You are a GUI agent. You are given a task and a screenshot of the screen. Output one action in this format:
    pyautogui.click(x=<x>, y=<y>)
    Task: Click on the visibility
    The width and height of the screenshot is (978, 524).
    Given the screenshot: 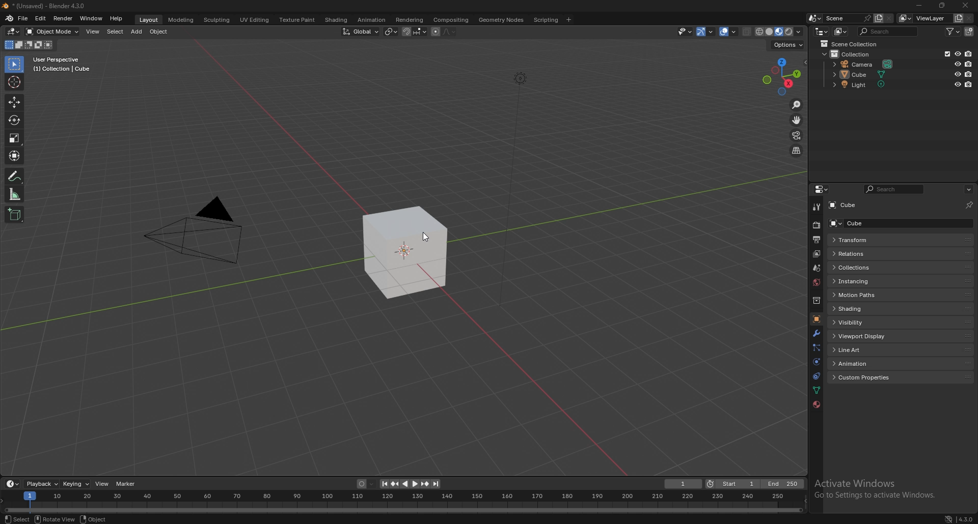 What is the action you would take?
    pyautogui.click(x=861, y=322)
    